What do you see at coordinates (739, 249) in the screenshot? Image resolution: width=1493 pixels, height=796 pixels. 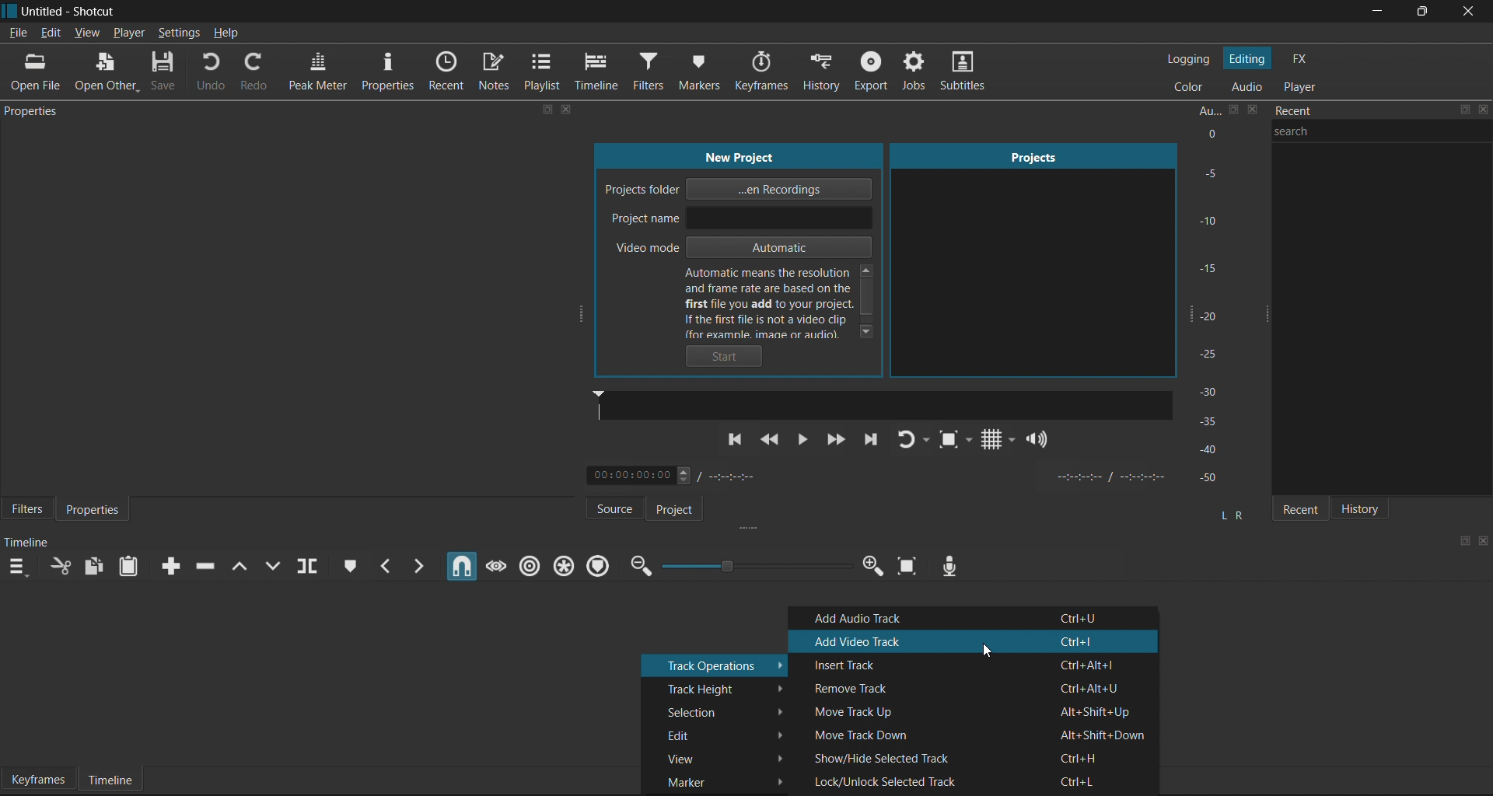 I see `Video mode` at bounding box center [739, 249].